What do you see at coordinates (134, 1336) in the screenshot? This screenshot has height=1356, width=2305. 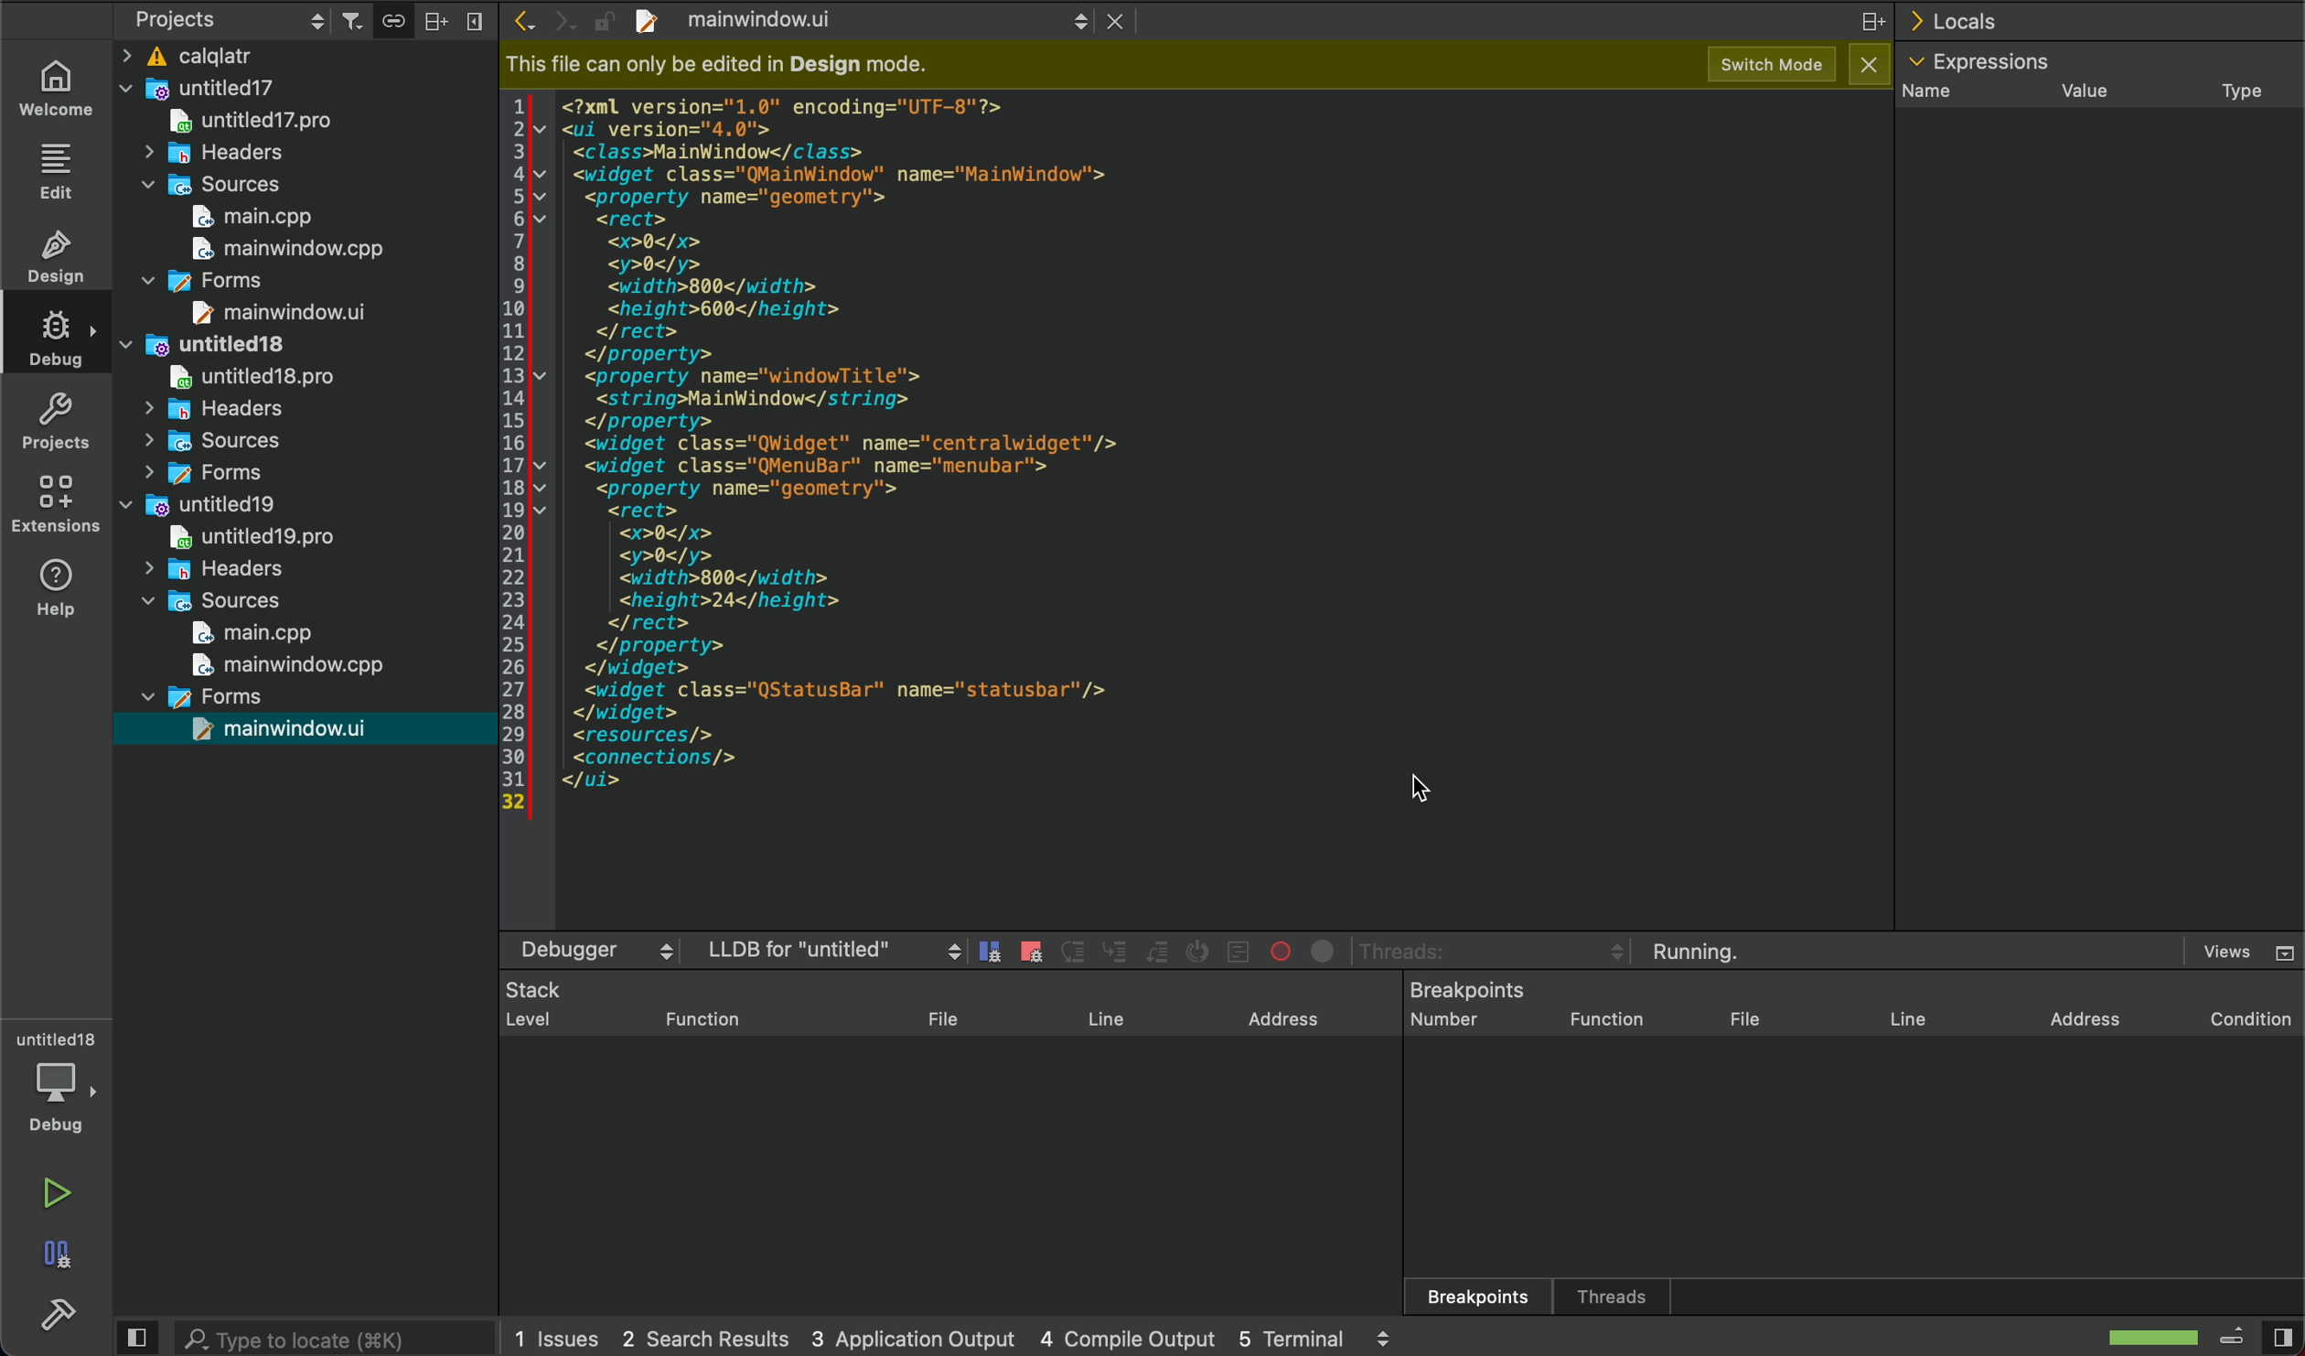 I see `hide sidebar` at bounding box center [134, 1336].